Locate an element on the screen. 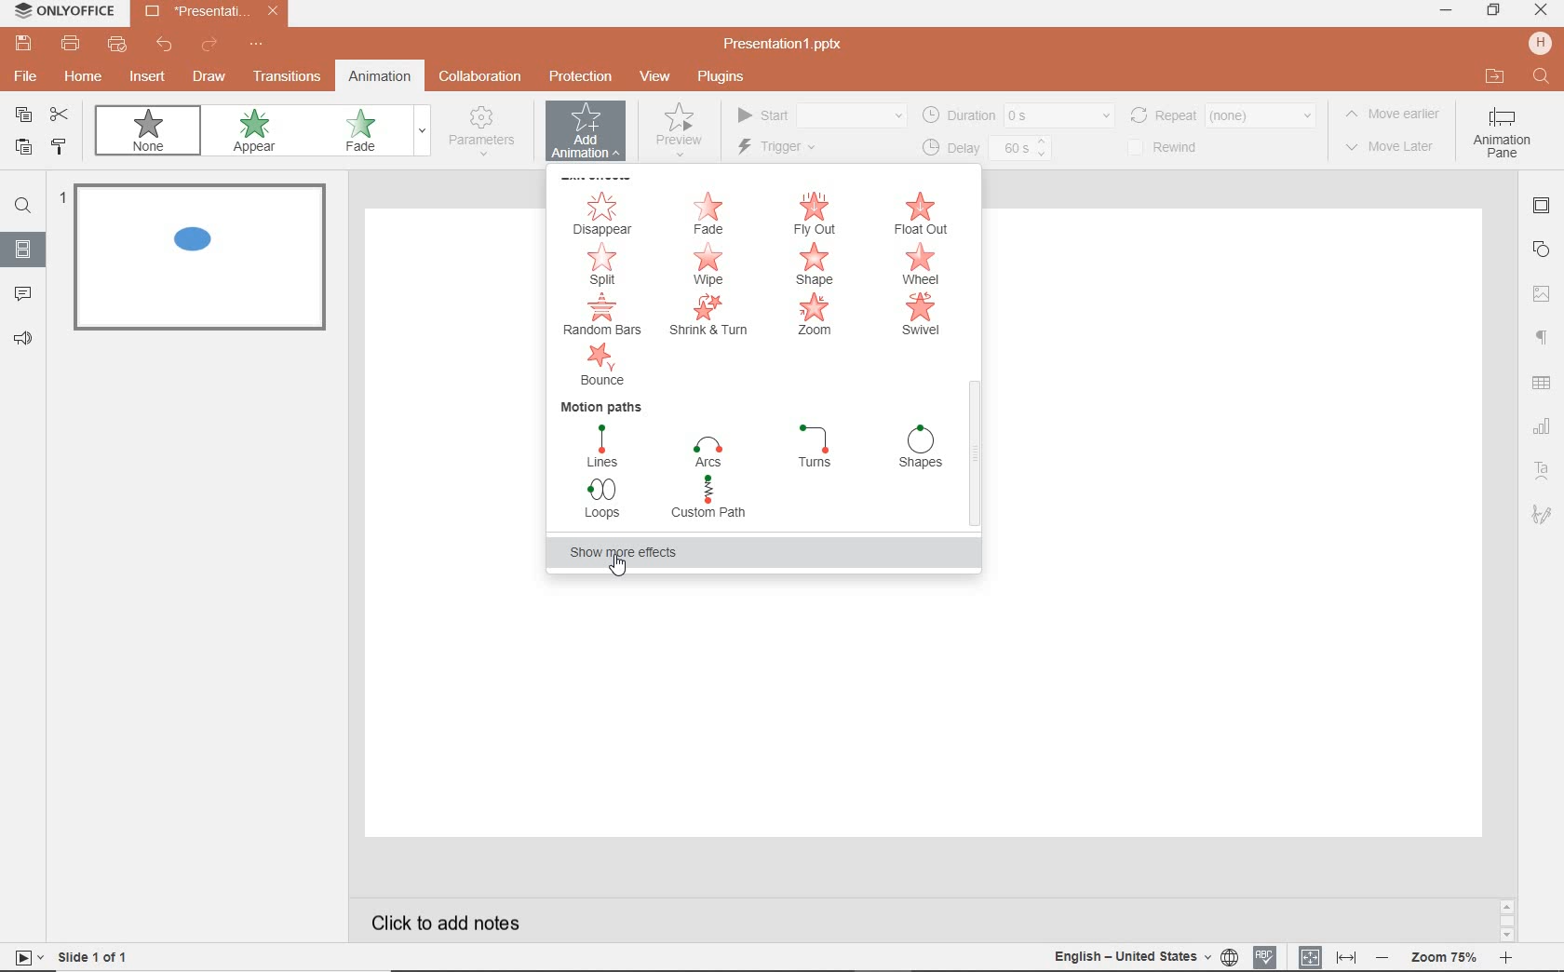 The image size is (1564, 972). fit to slide is located at coordinates (1311, 953).